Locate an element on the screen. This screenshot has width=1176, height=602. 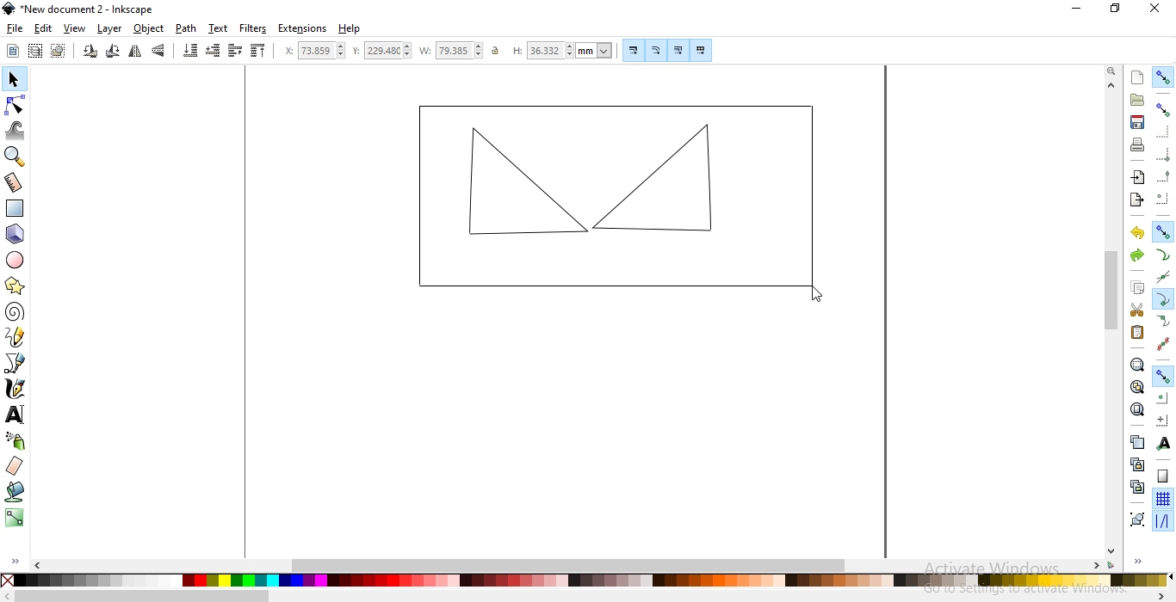
rotate 90 clockwise is located at coordinates (112, 52).